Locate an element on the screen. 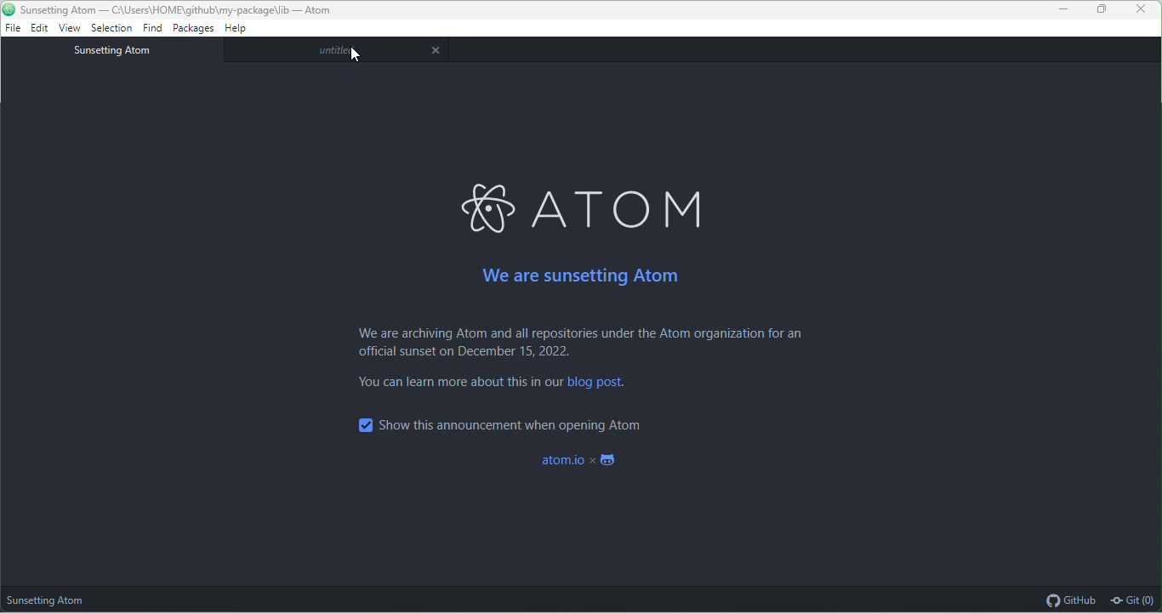 The image size is (1162, 614). close is located at coordinates (1141, 14).